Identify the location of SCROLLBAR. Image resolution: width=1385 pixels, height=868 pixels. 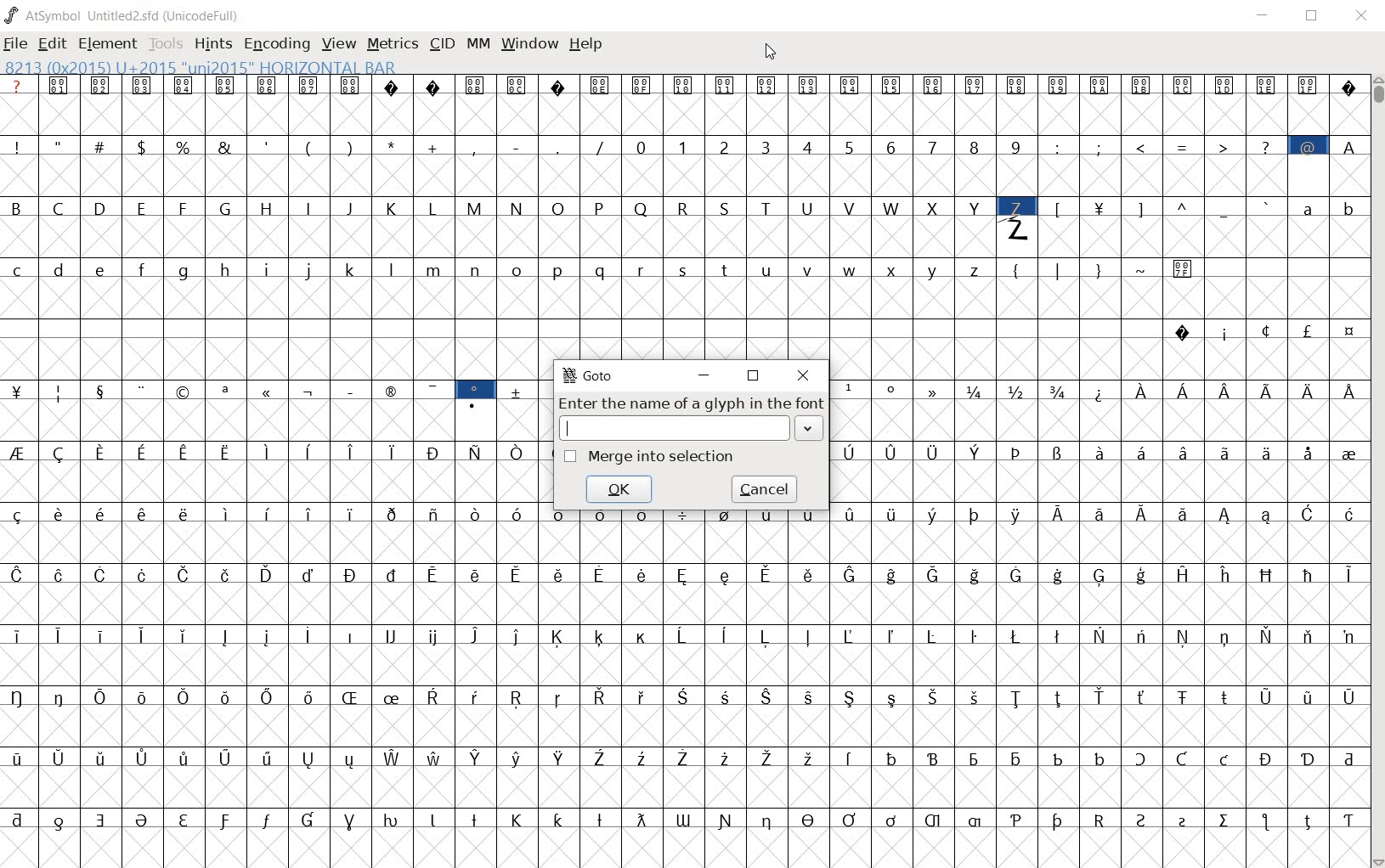
(1378, 471).